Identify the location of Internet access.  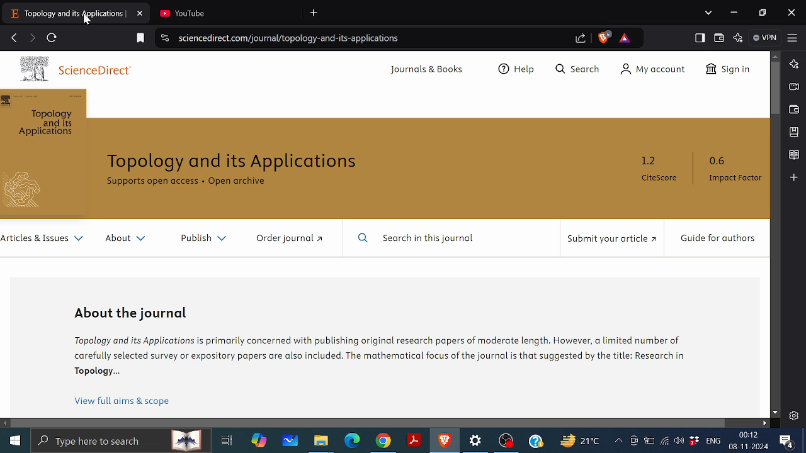
(664, 440).